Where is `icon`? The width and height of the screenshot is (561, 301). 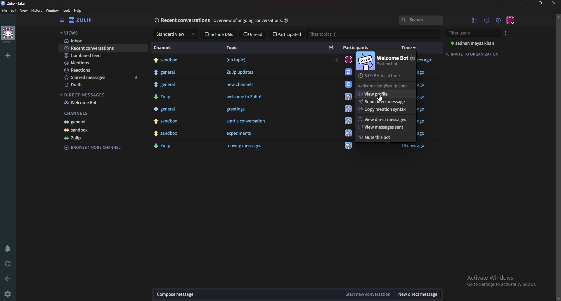 icon is located at coordinates (348, 147).